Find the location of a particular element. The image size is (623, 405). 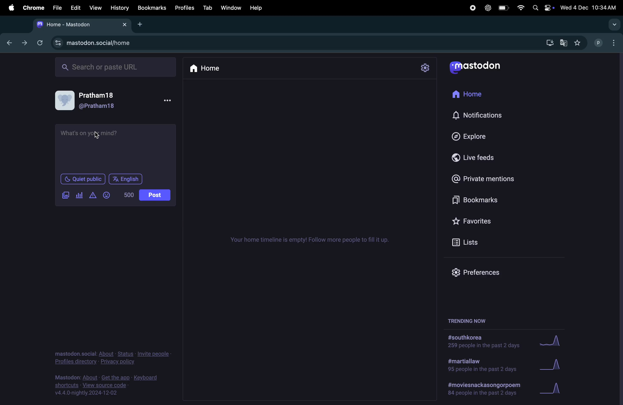

Notifications is located at coordinates (478, 116).